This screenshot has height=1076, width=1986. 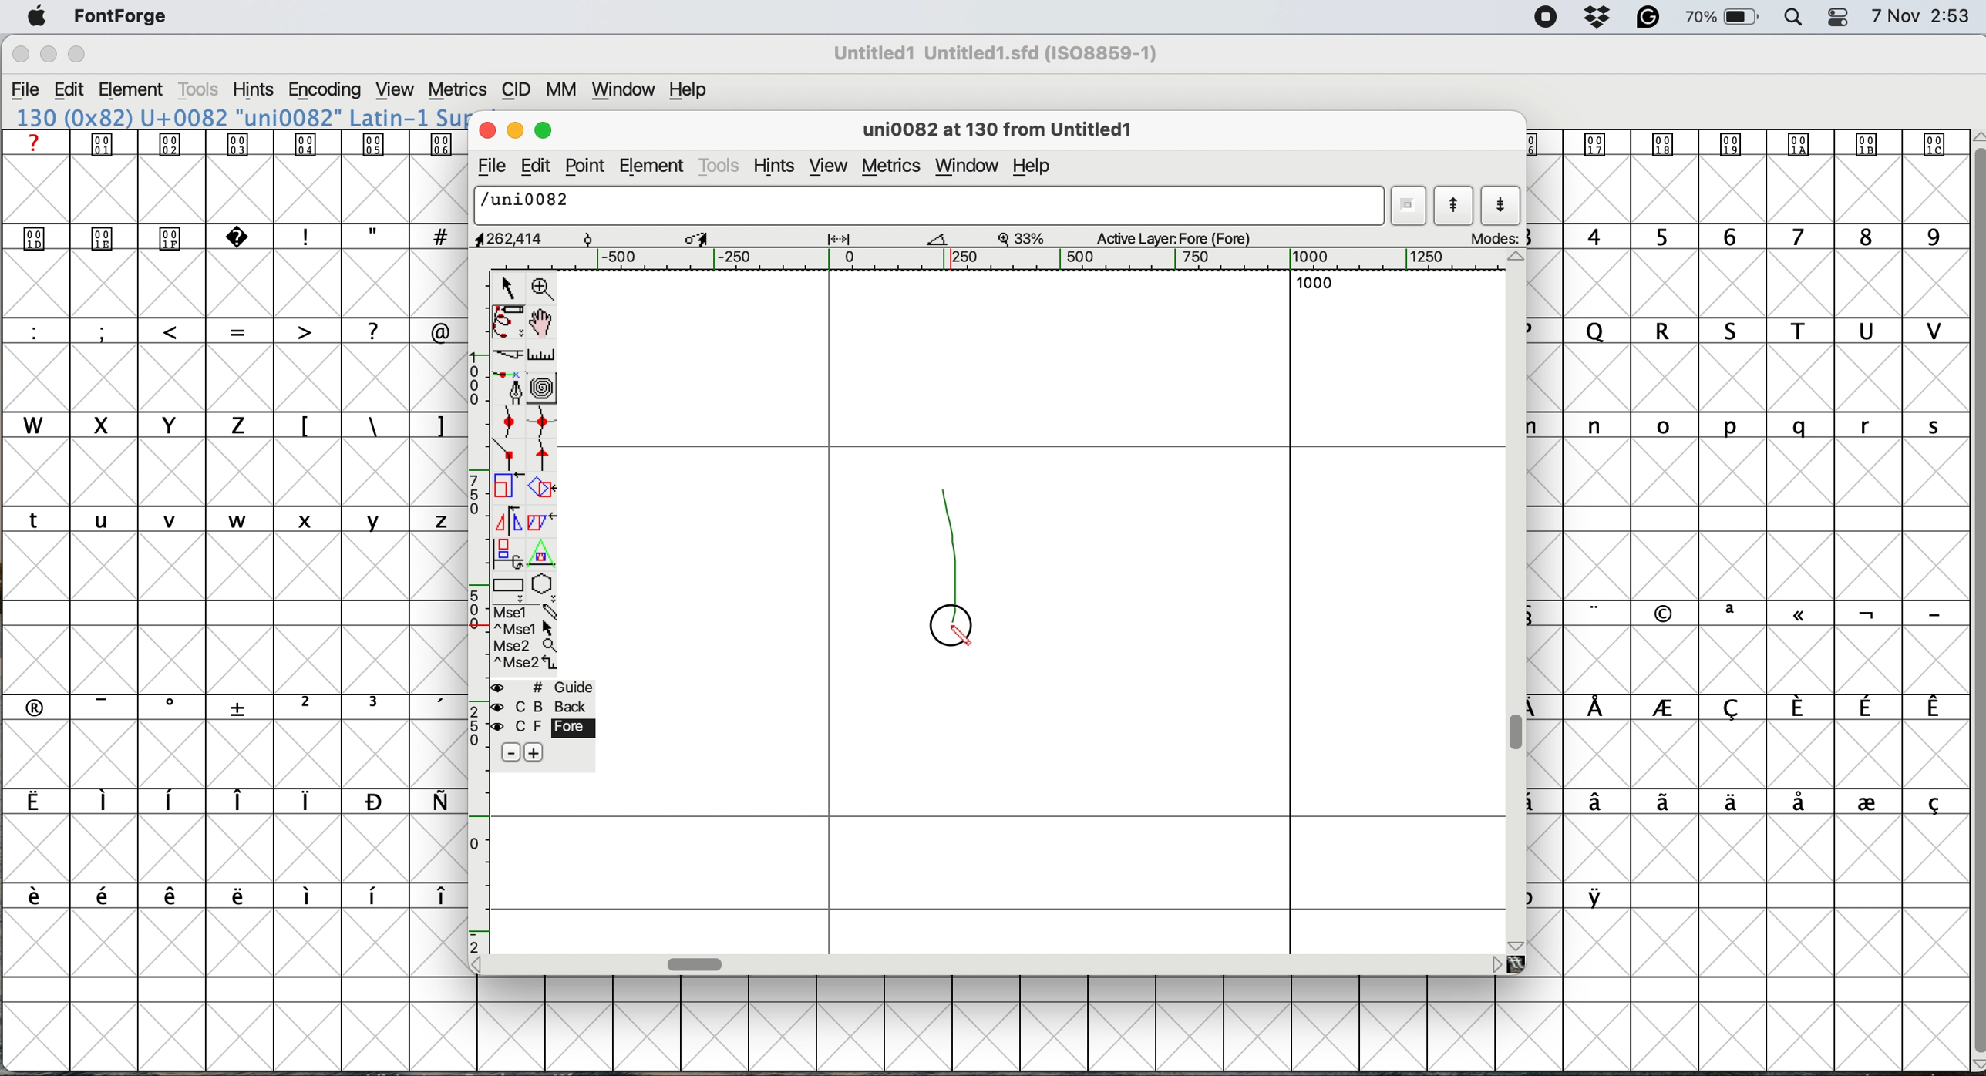 I want to click on 130 (0x82) U+0082 "uni0082" Latin-1 Su, so click(x=241, y=116).